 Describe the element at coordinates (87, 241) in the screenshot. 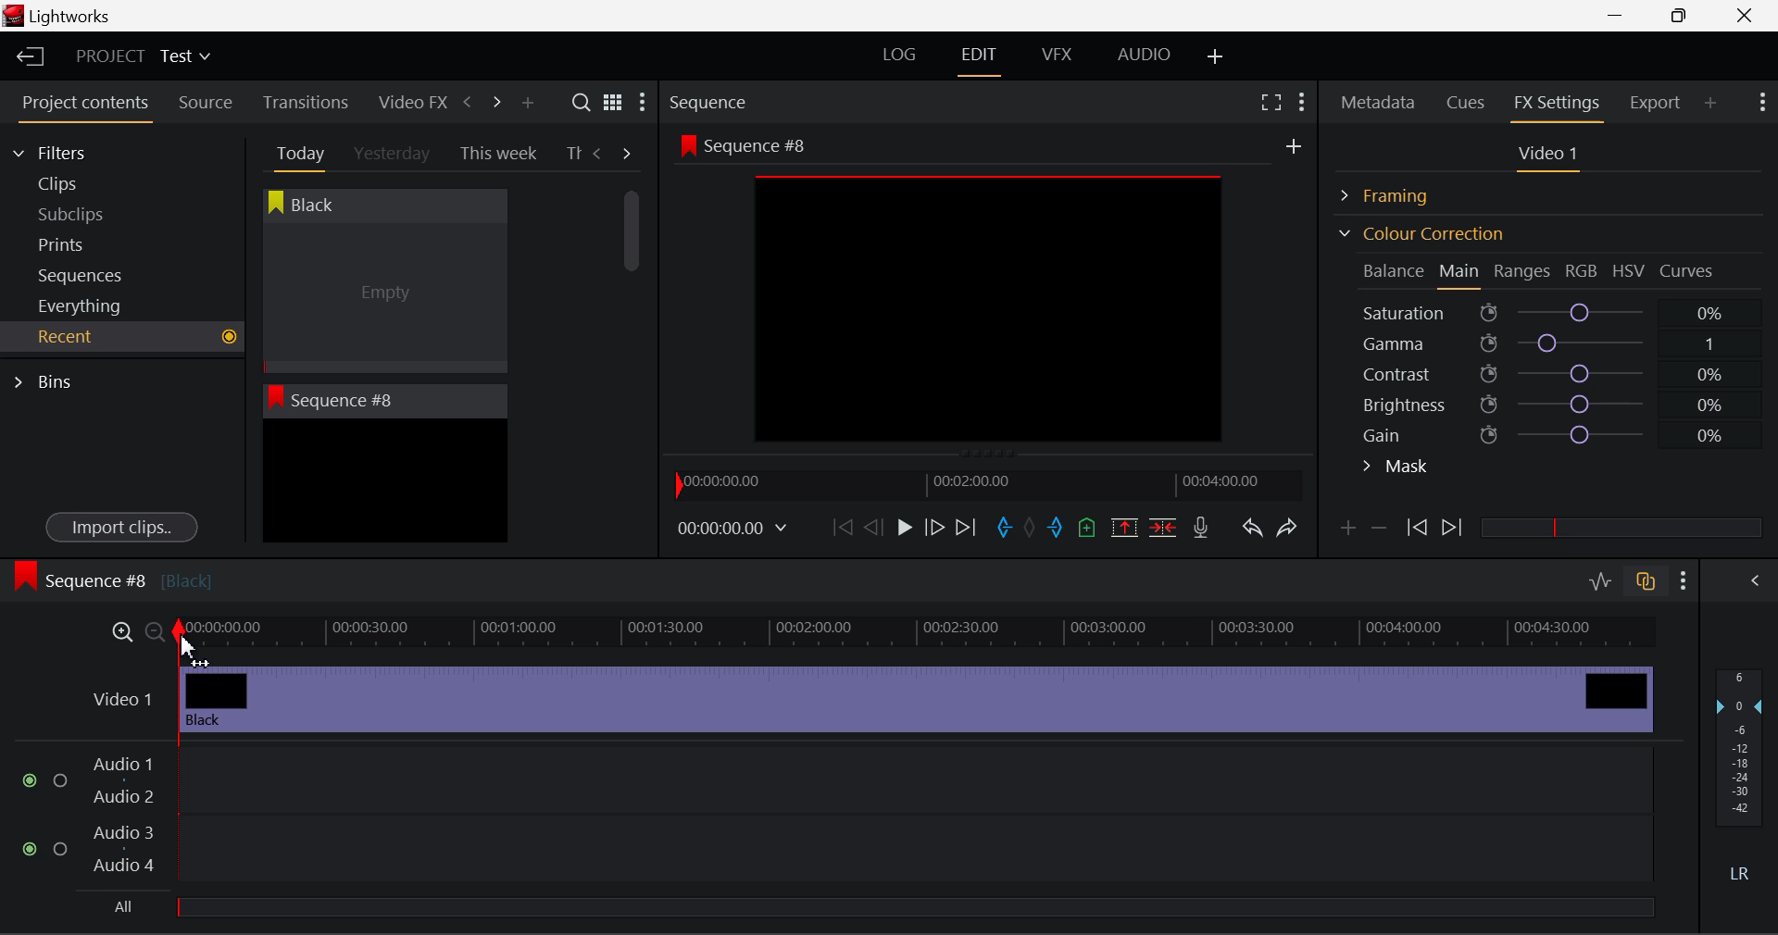

I see `Prints` at that location.